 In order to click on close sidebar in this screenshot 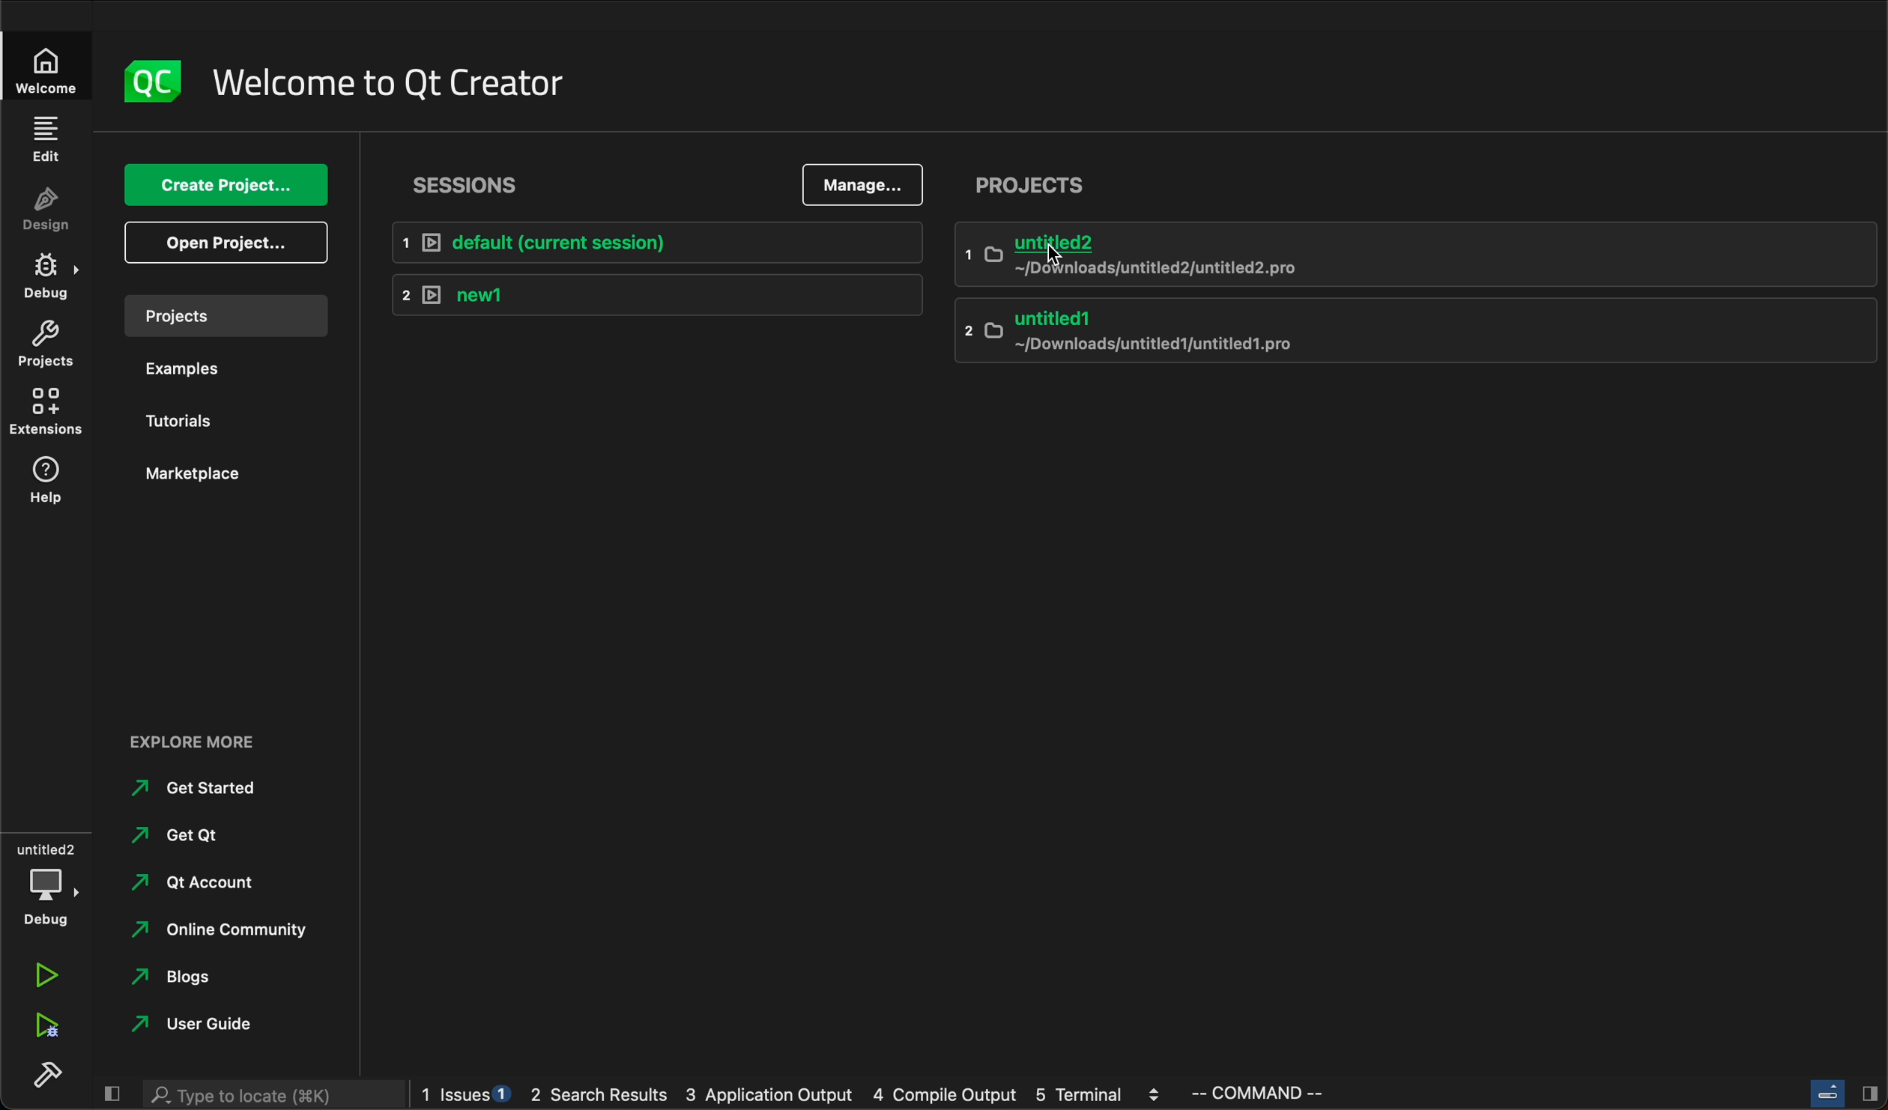, I will do `click(117, 1095)`.